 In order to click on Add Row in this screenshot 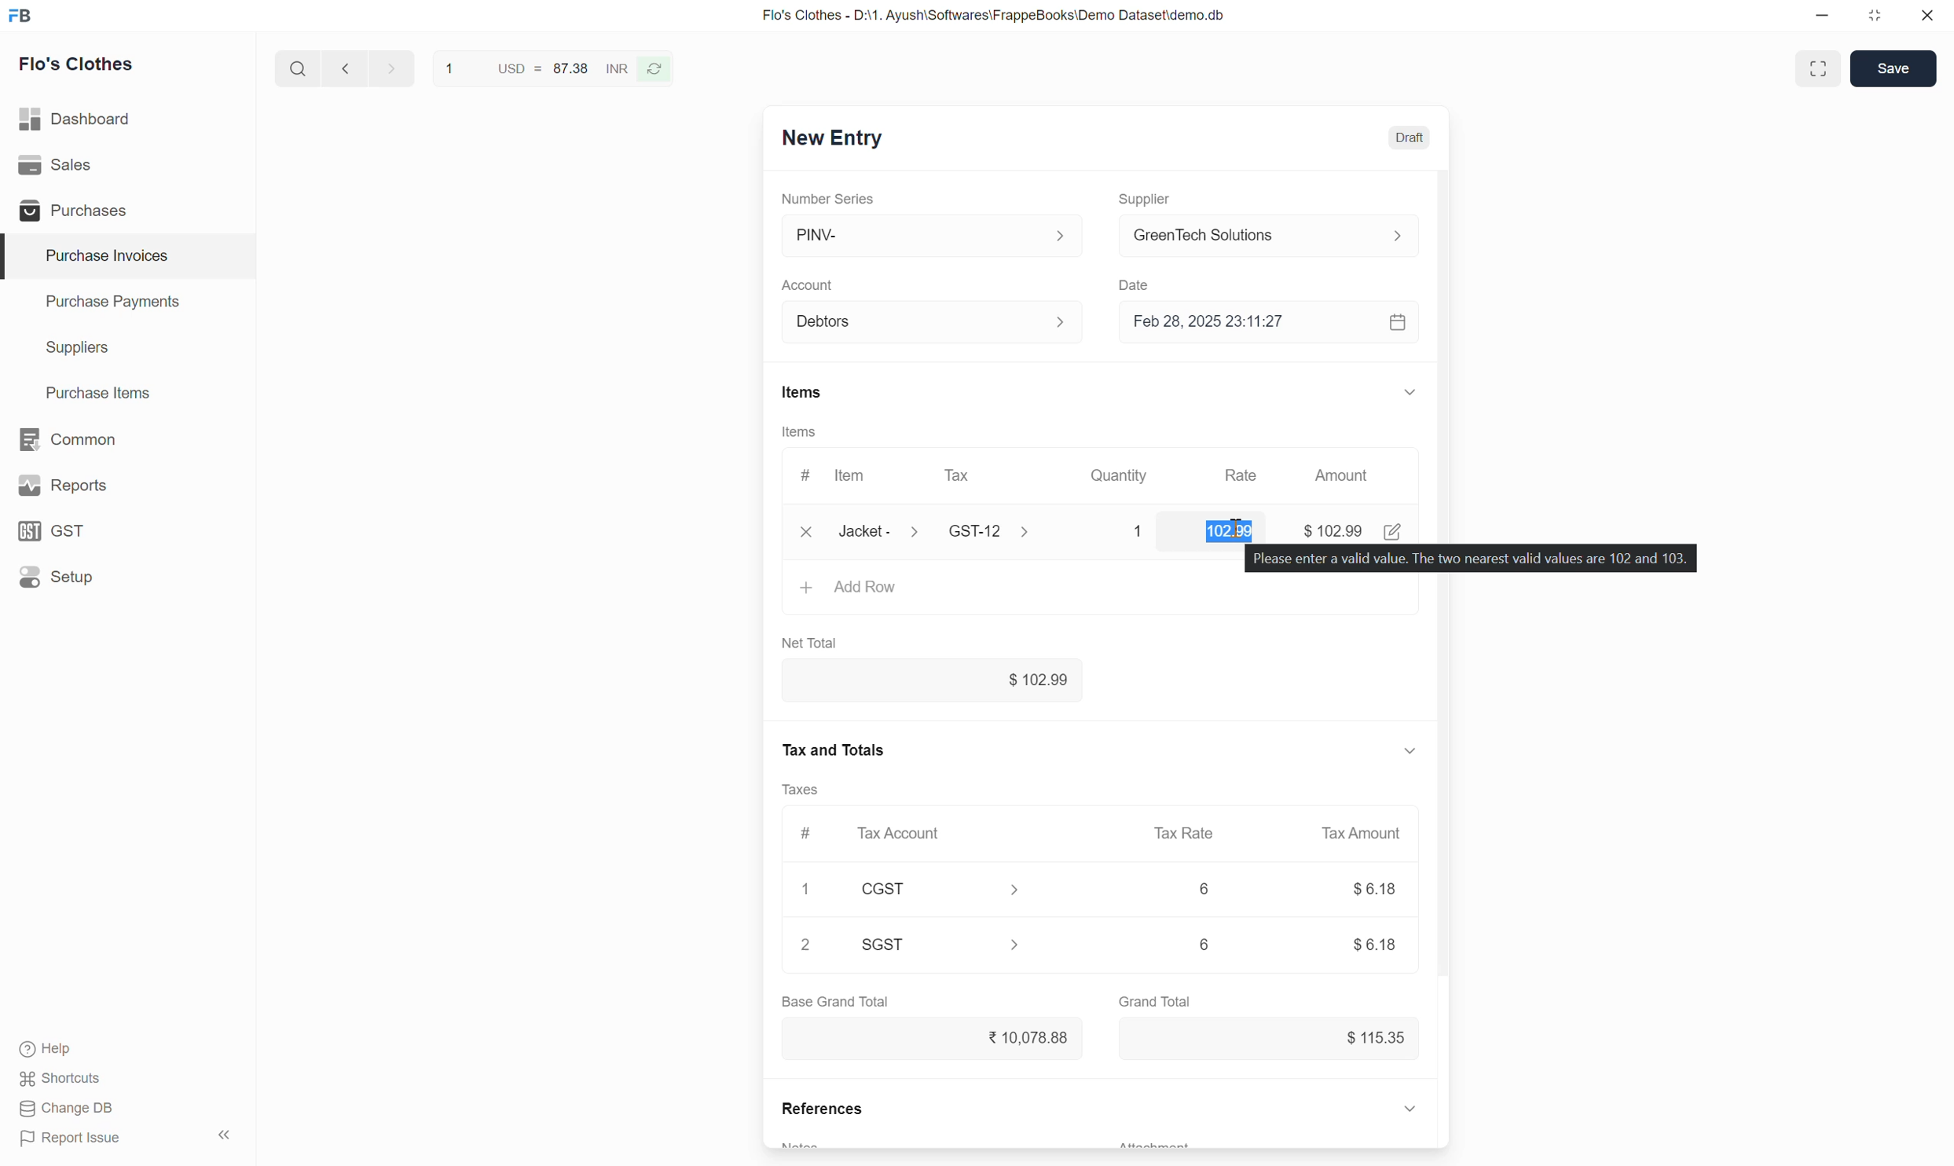, I will do `click(1102, 595)`.